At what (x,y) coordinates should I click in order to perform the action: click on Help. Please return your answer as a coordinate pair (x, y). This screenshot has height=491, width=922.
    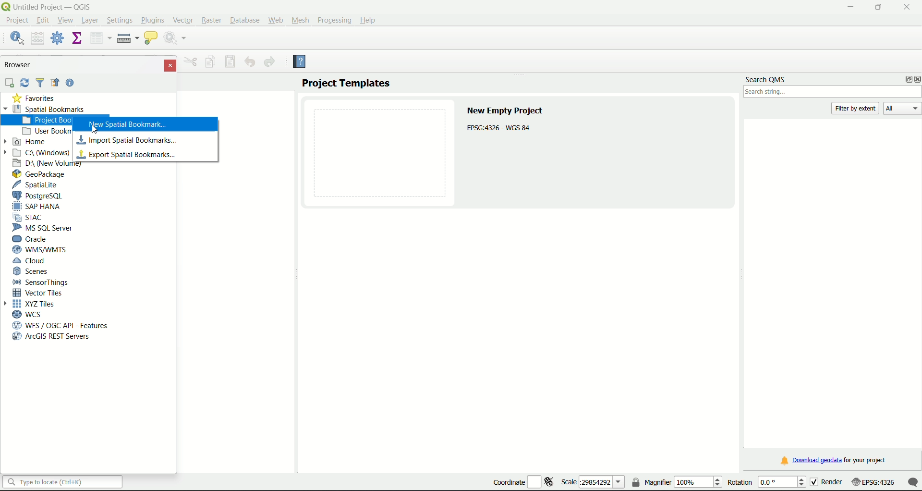
    Looking at the image, I should click on (368, 20).